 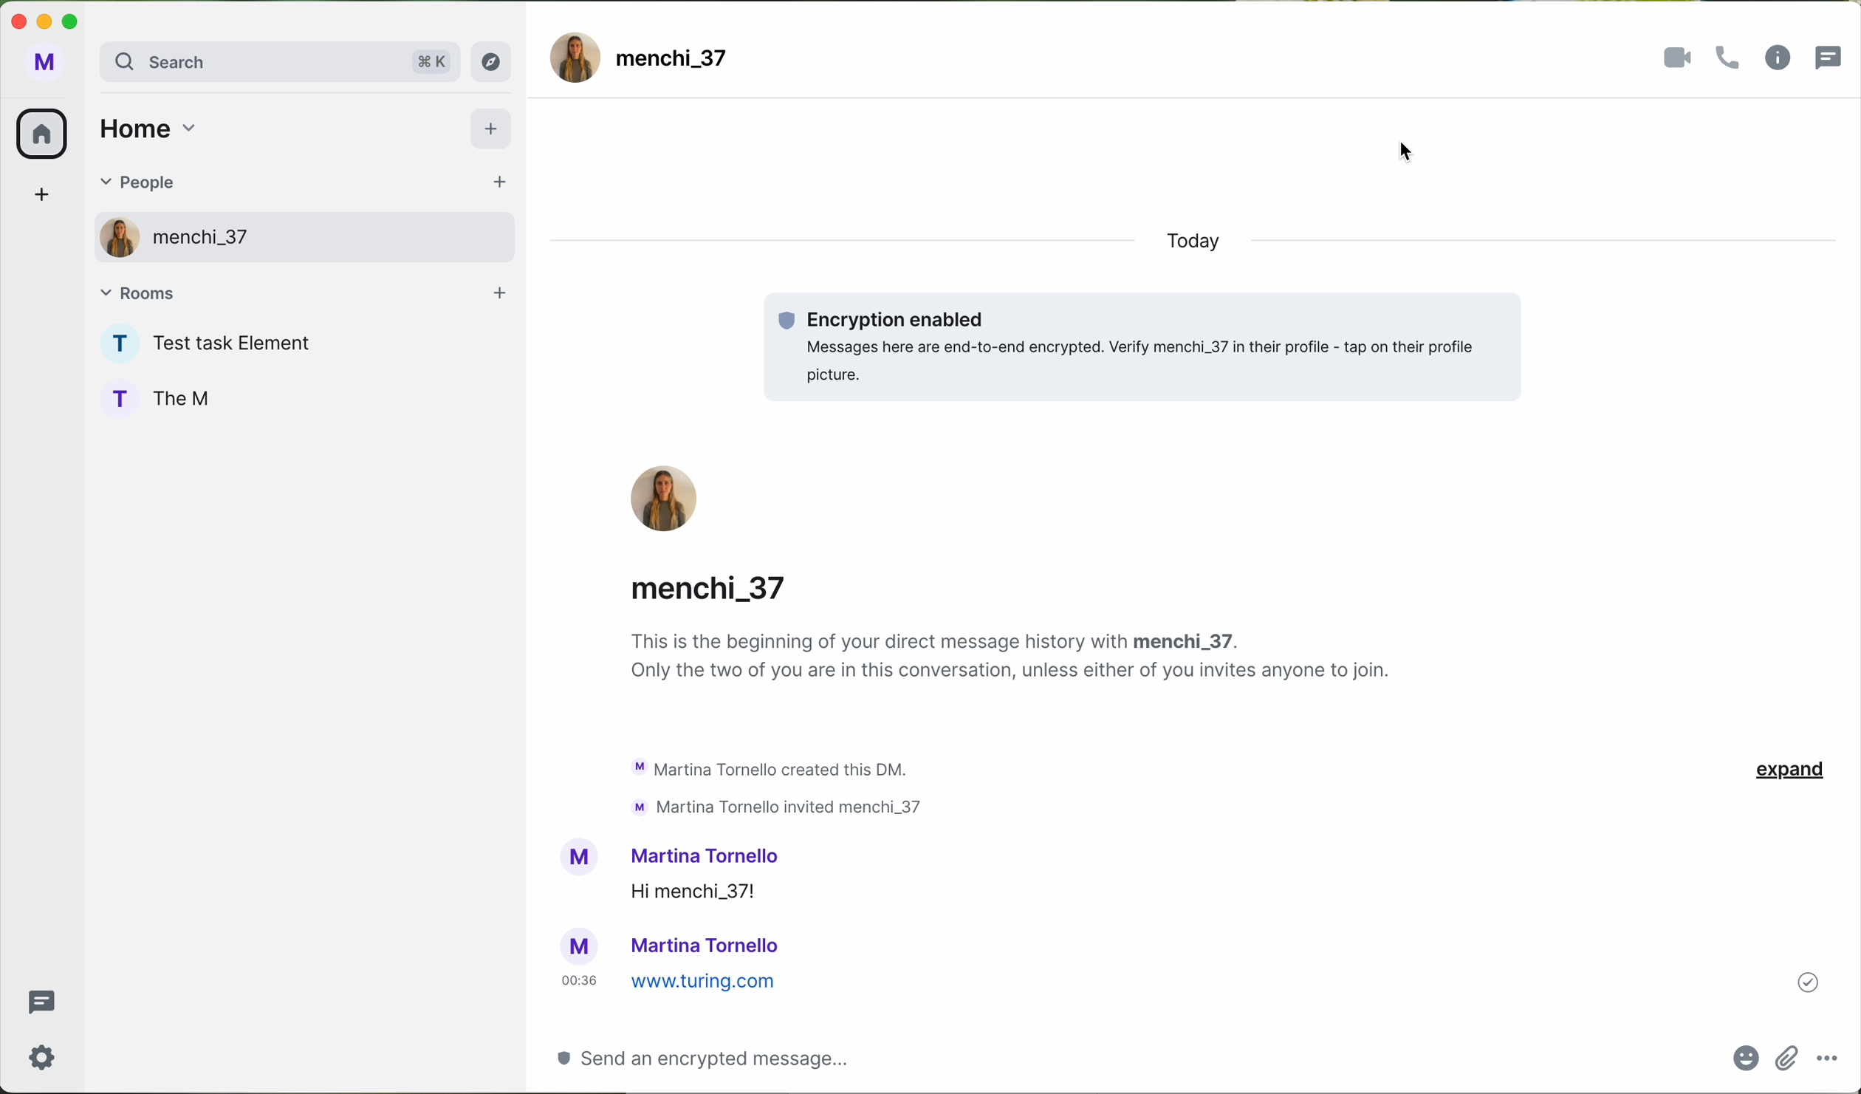 What do you see at coordinates (496, 61) in the screenshot?
I see `explore` at bounding box center [496, 61].